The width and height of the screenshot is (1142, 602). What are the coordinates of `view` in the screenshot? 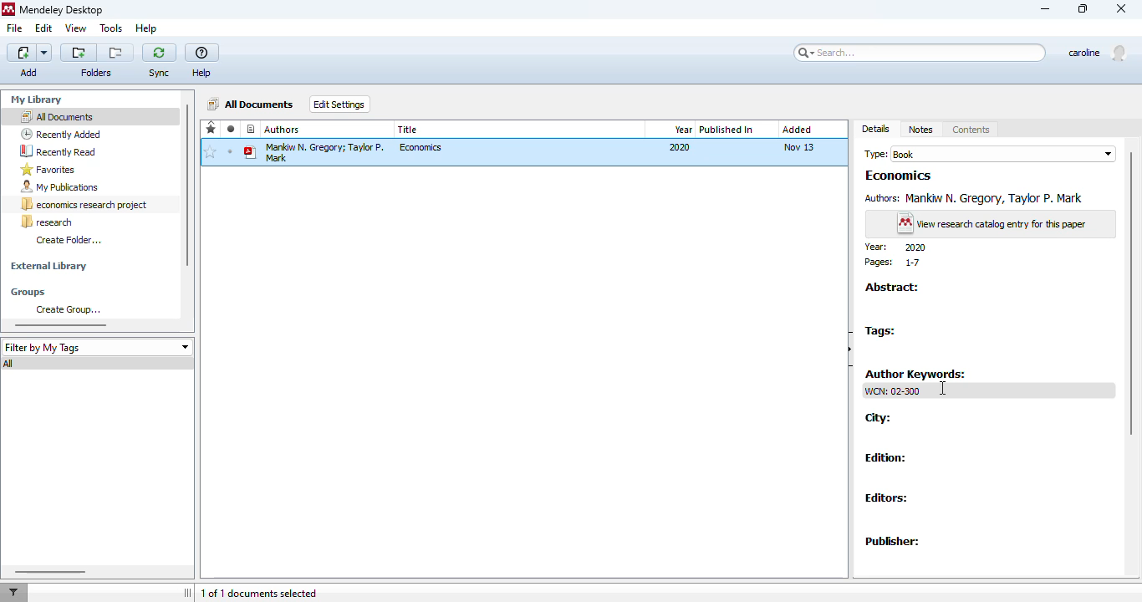 It's located at (77, 28).